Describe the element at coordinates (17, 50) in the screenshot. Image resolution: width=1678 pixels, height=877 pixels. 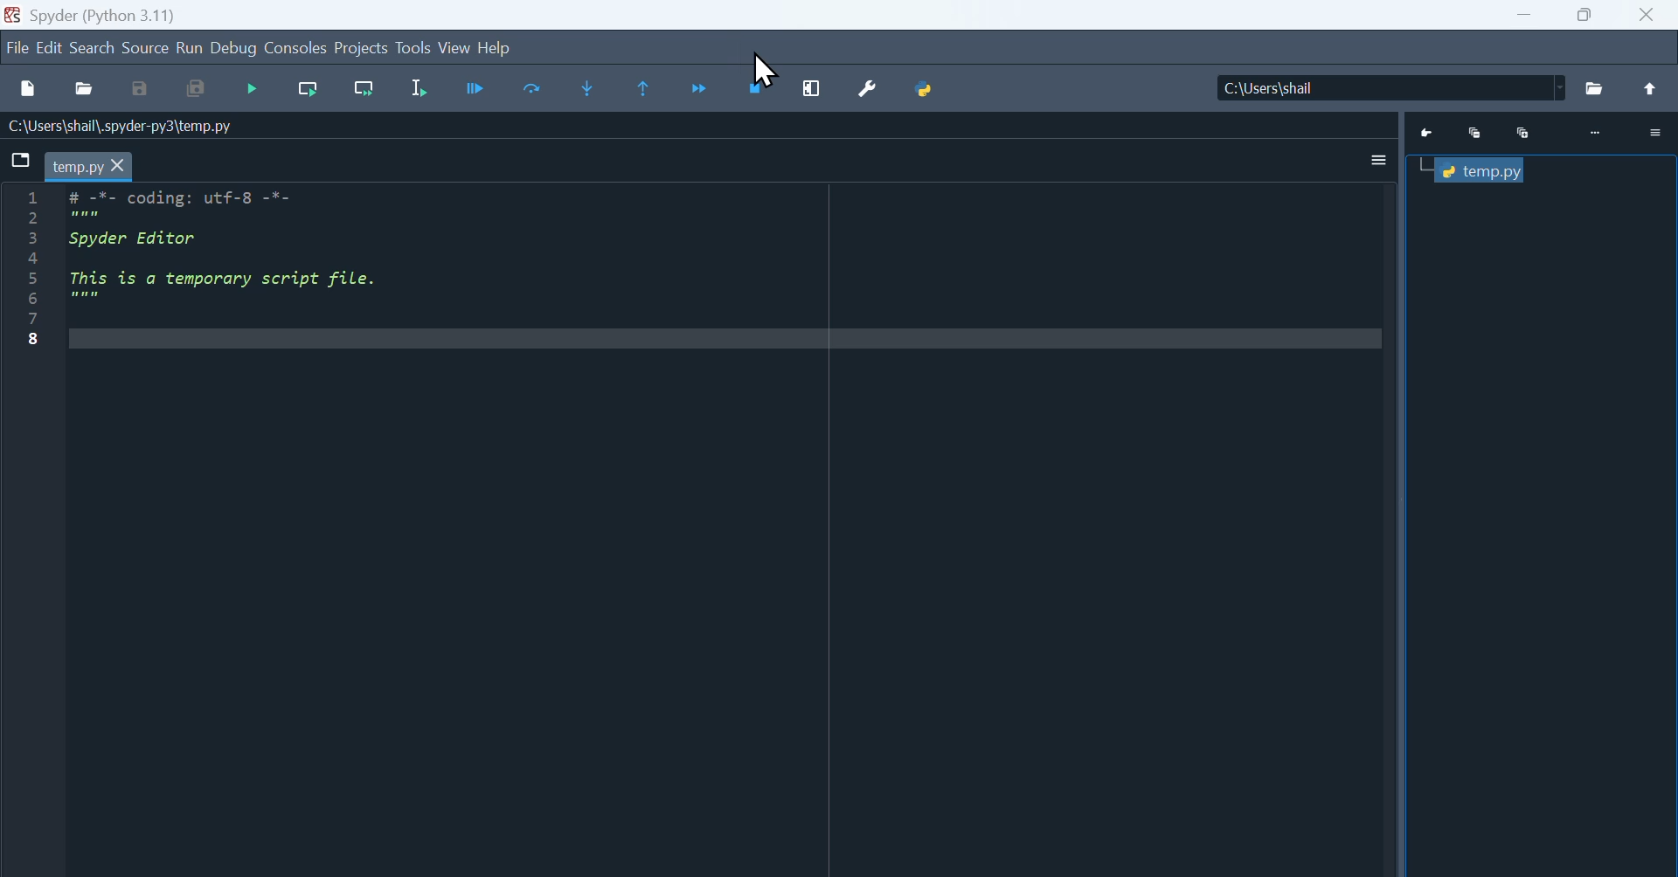
I see `file` at that location.